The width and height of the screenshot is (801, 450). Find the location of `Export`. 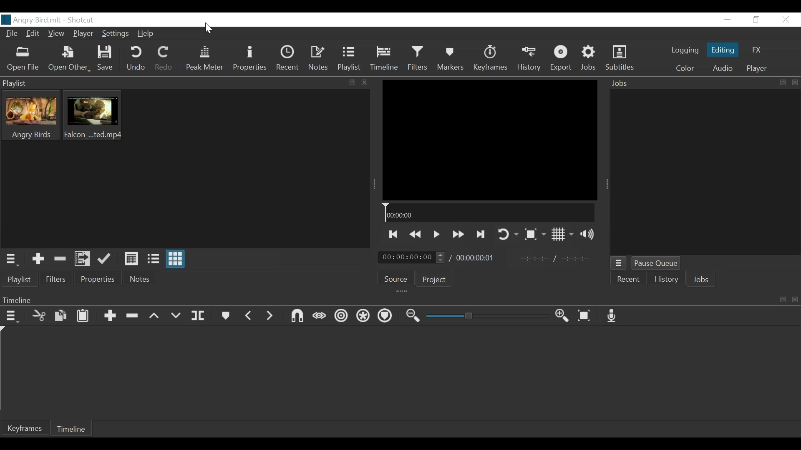

Export is located at coordinates (562, 58).